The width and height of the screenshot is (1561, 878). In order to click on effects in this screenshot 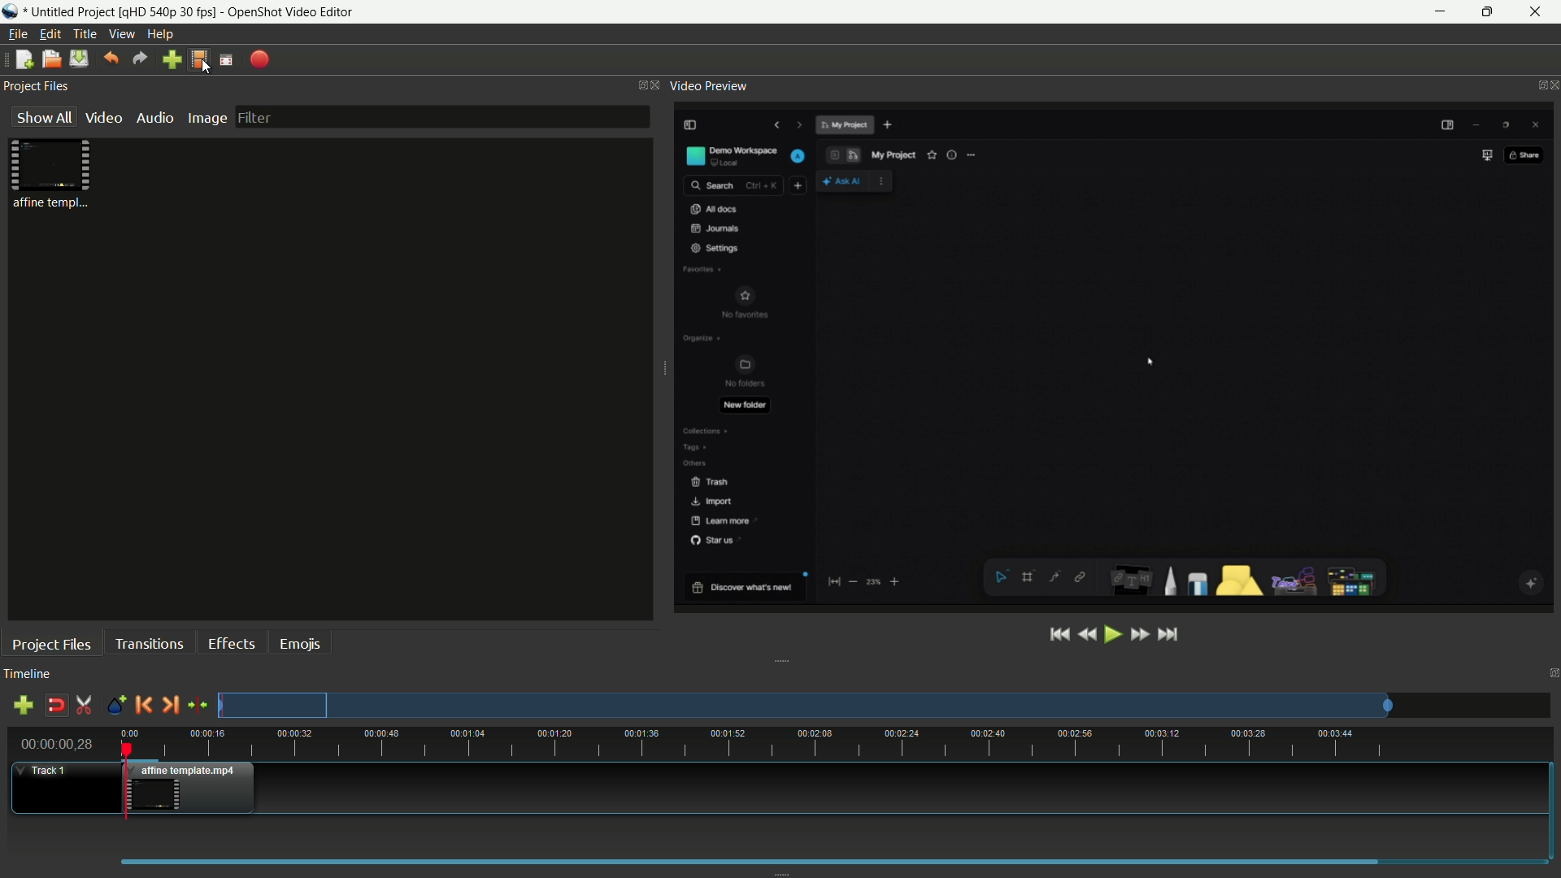, I will do `click(232, 644)`.